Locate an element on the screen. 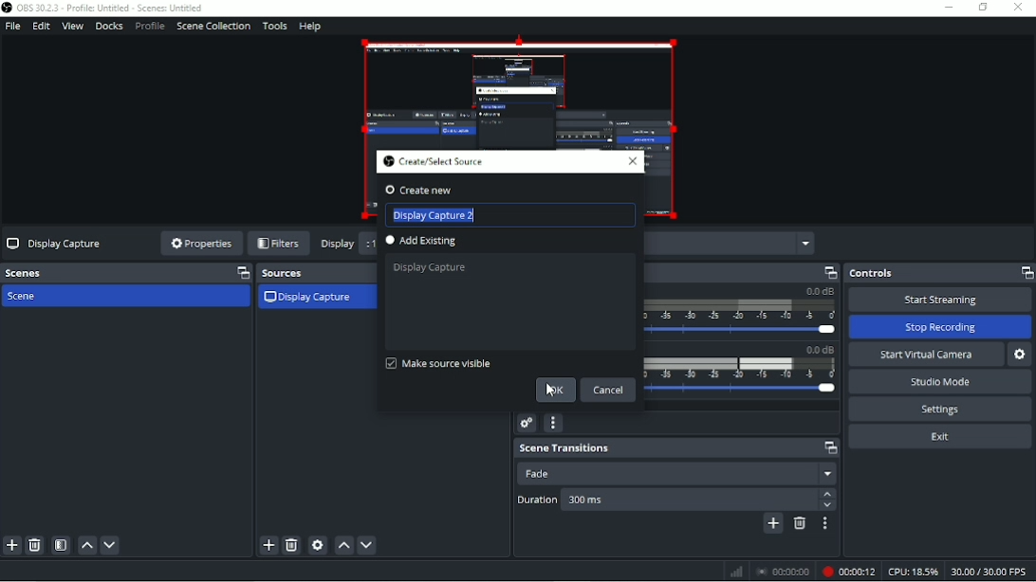  Move source(s) up is located at coordinates (343, 545).